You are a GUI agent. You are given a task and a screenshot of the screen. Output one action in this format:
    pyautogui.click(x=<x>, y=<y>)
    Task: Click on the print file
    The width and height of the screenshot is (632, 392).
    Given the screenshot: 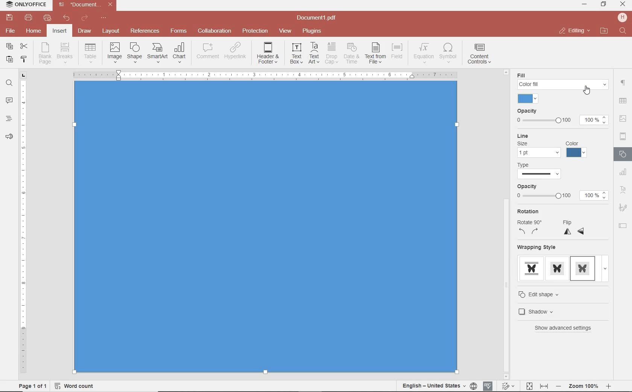 What is the action you would take?
    pyautogui.click(x=29, y=18)
    